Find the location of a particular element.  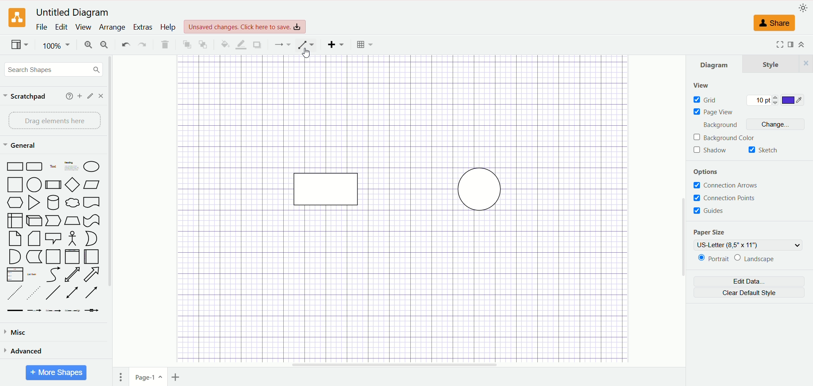

extras is located at coordinates (143, 27).